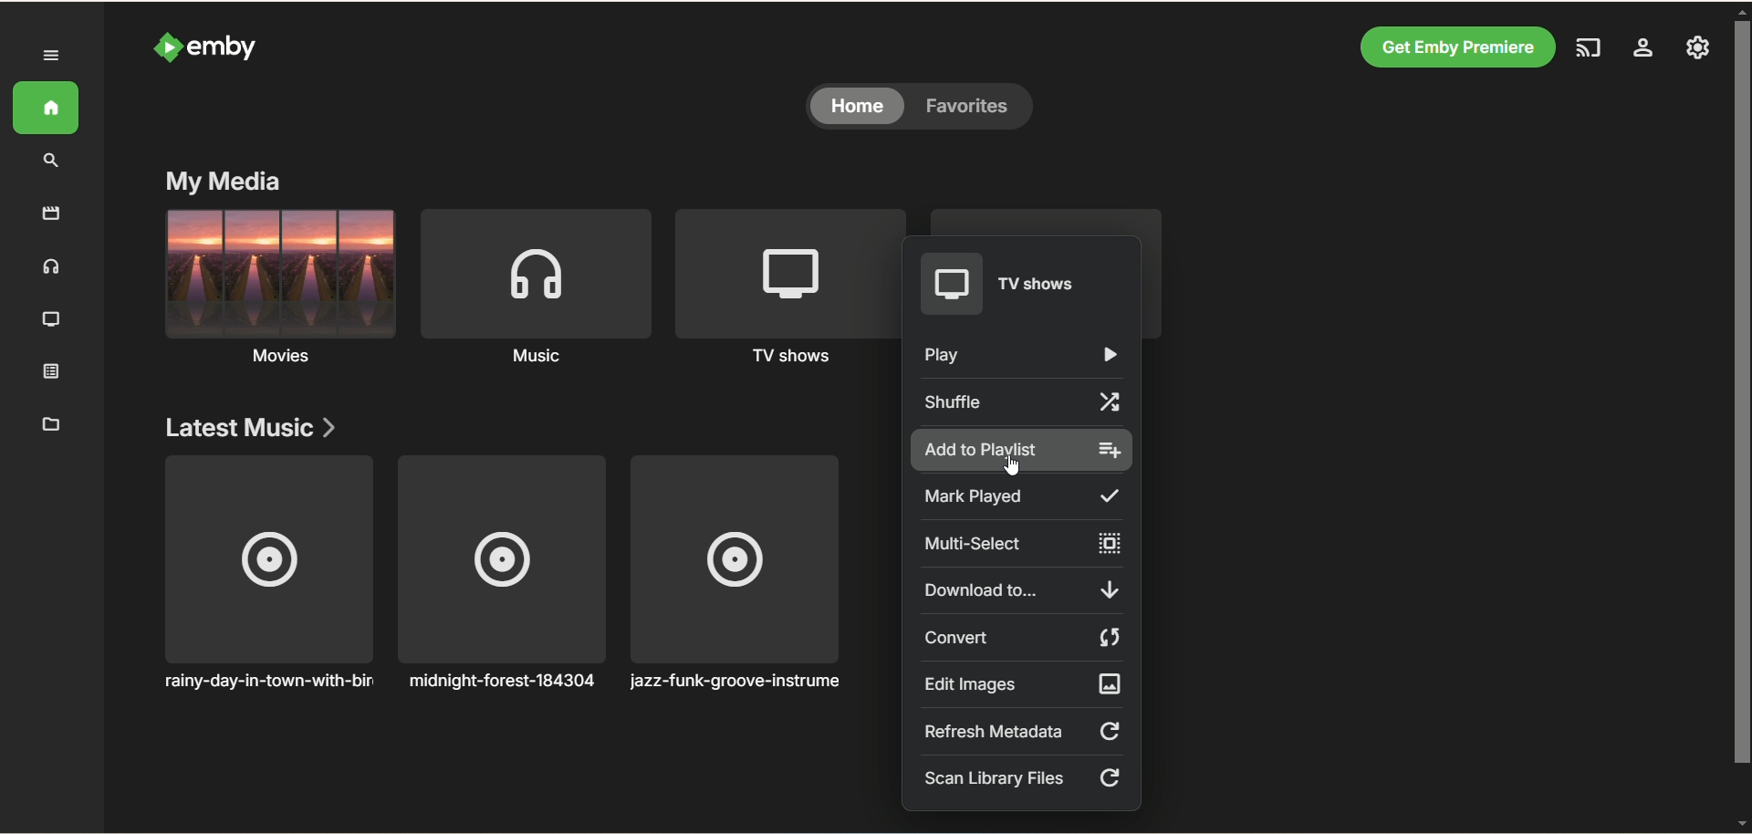  I want to click on manage emby server, so click(1699, 49).